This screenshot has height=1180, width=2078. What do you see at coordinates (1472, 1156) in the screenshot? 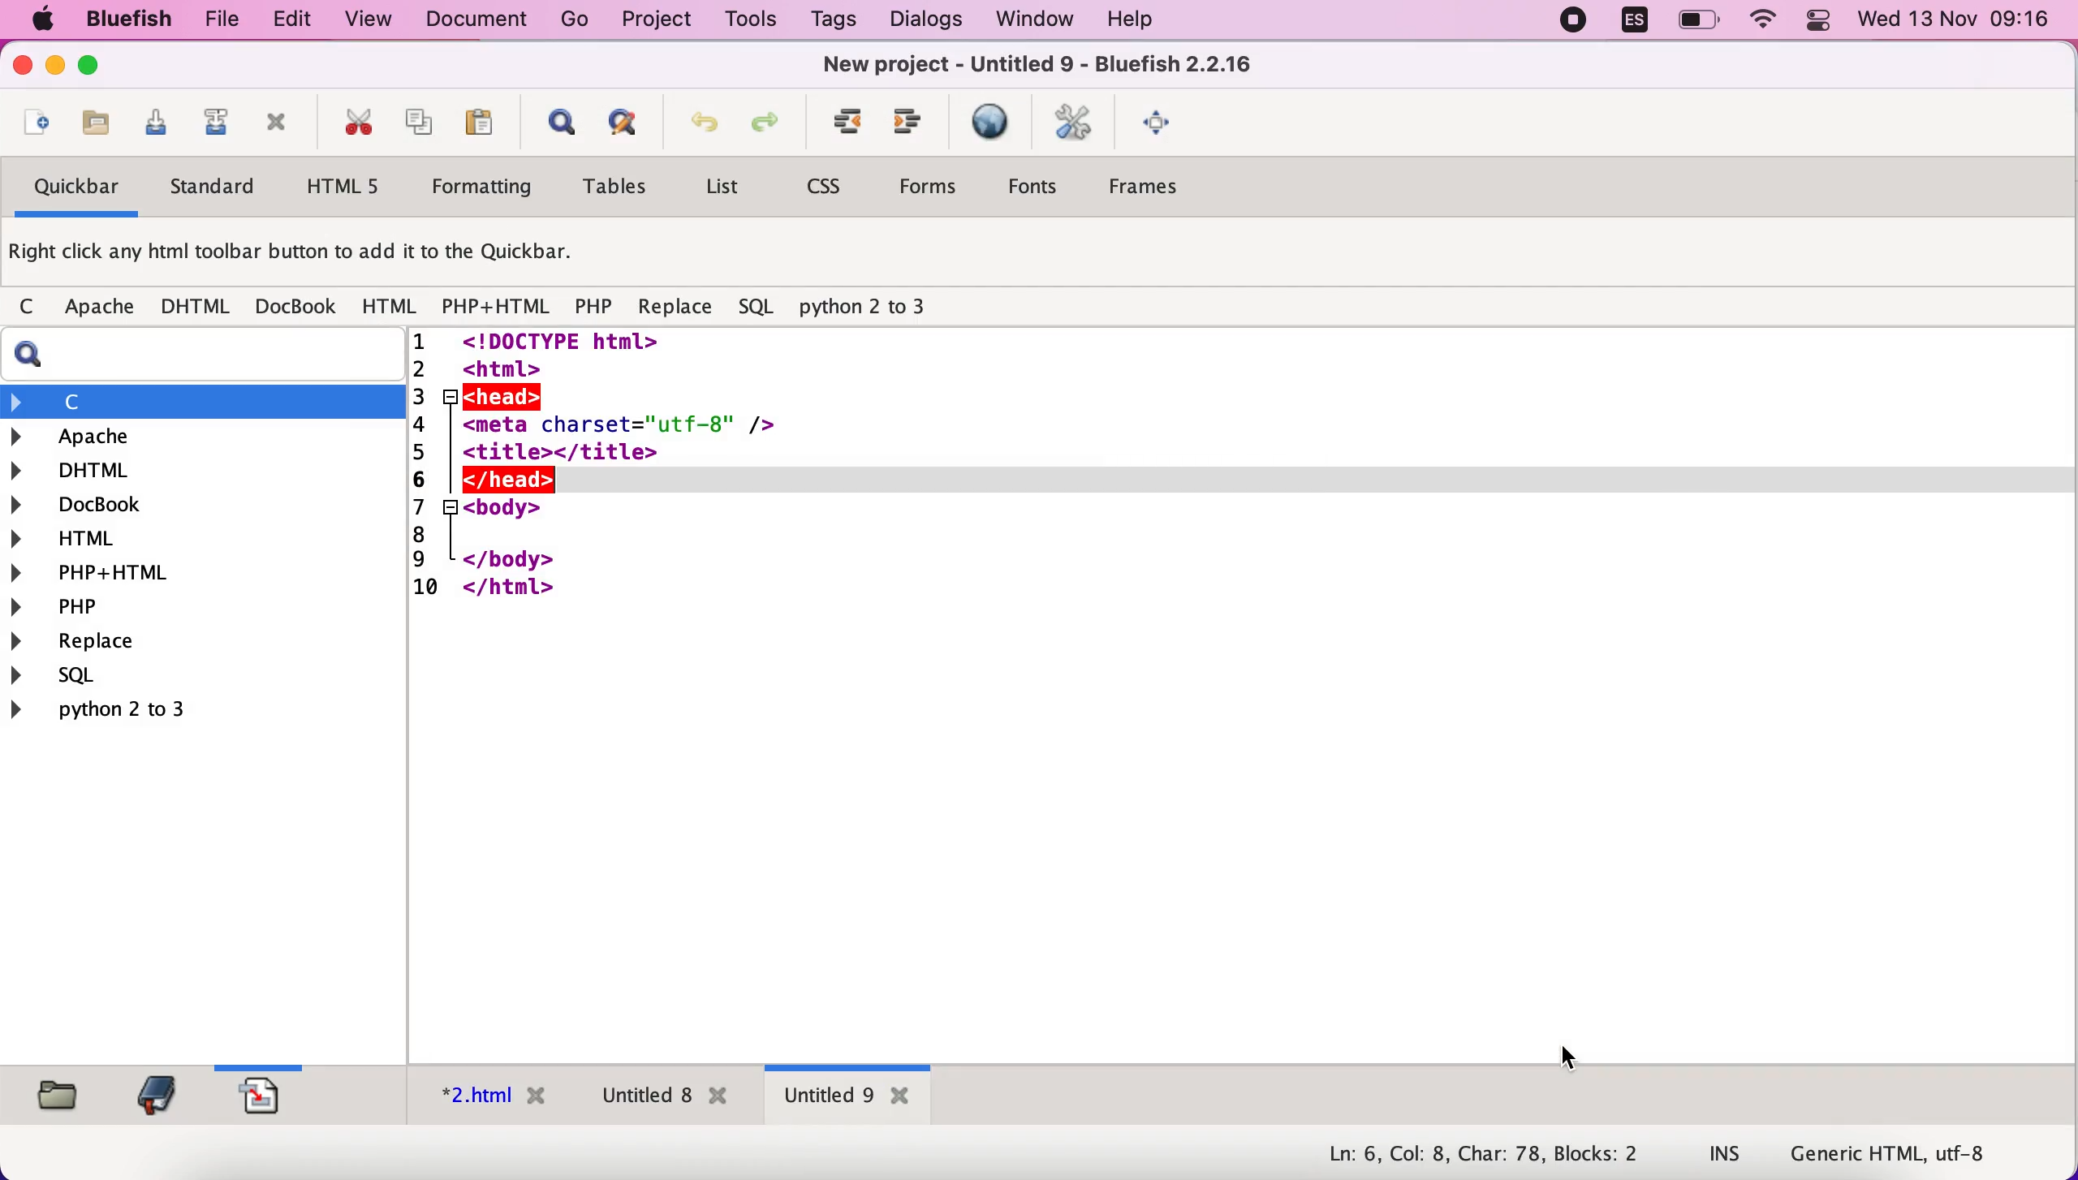
I see `lines, column, blocks` at bounding box center [1472, 1156].